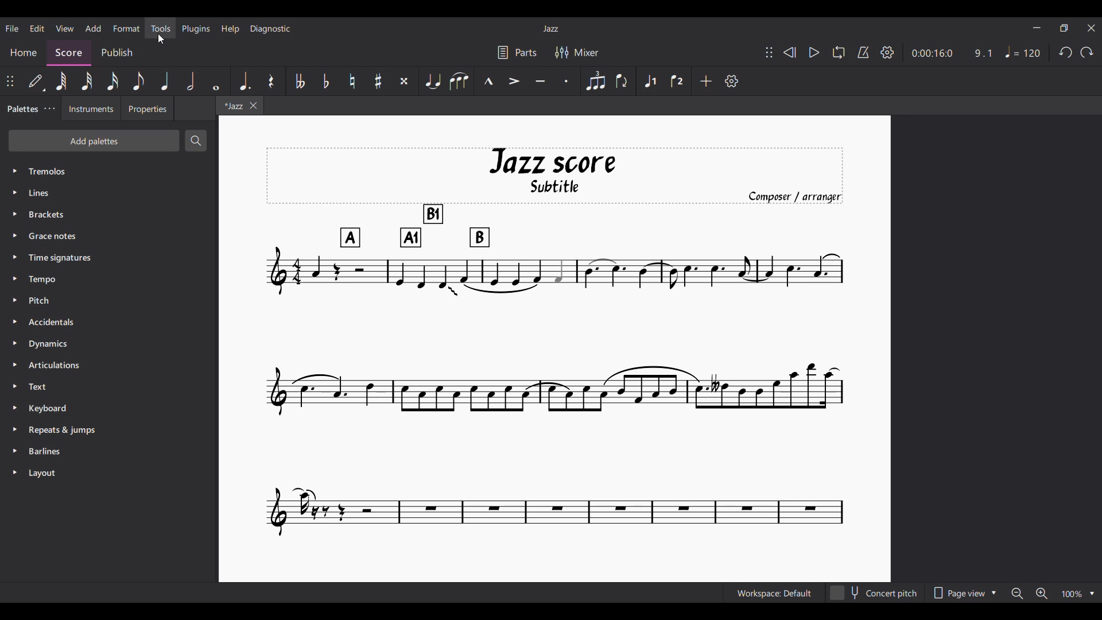  I want to click on Show in smaller tab, so click(1064, 28).